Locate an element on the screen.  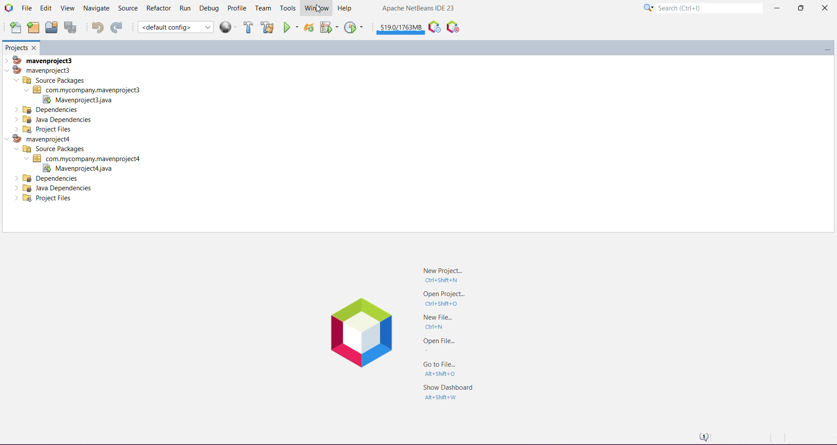
cursor is located at coordinates (317, 9).